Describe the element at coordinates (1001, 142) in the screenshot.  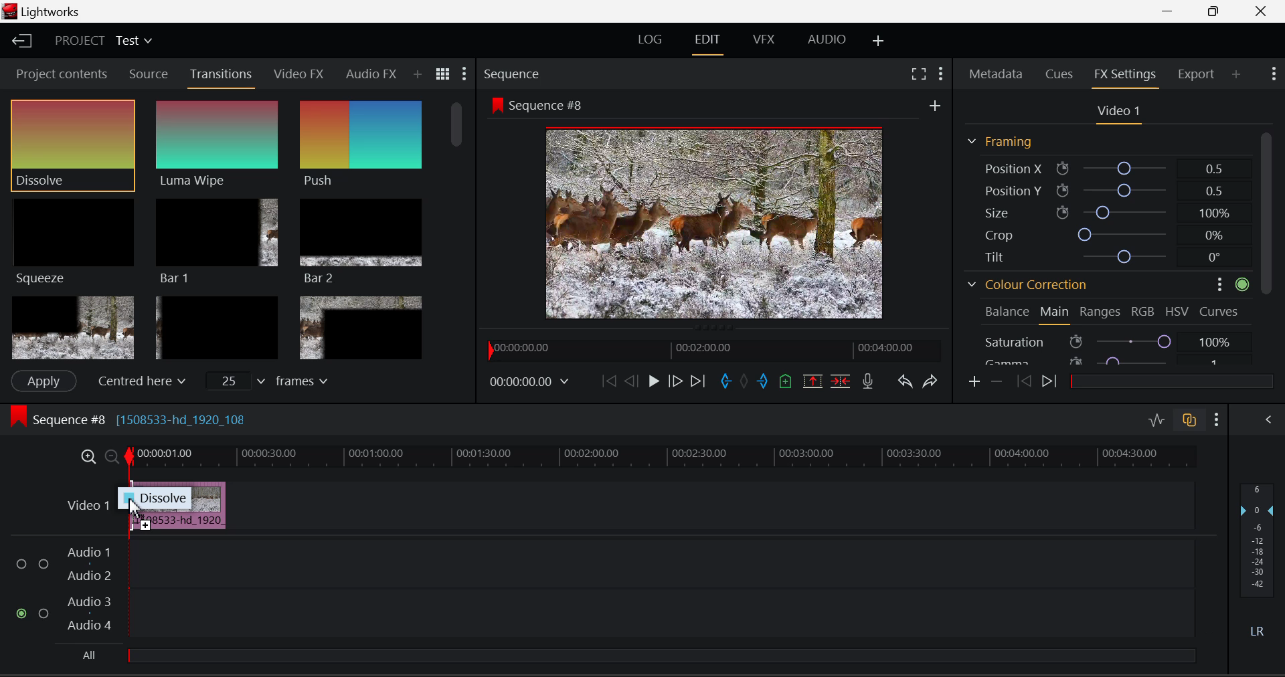
I see `Framing Section` at that location.